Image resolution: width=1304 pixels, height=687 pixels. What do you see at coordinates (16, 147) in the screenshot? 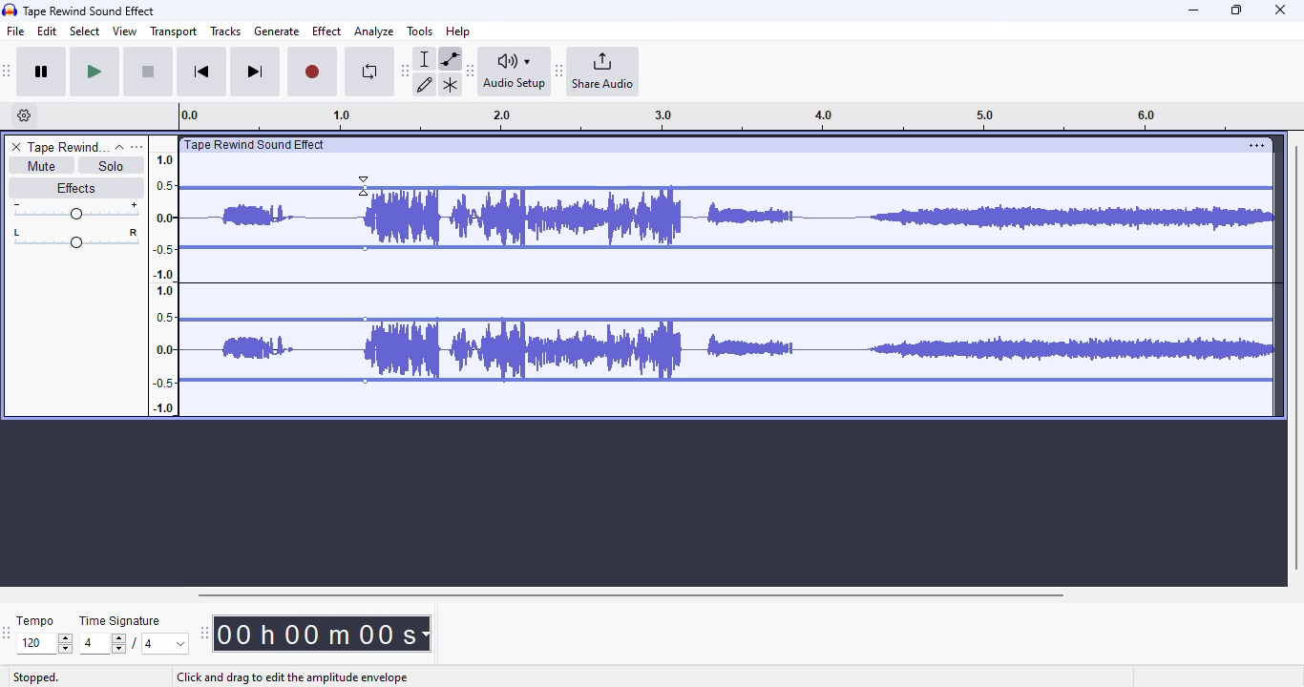
I see `delete track` at bounding box center [16, 147].